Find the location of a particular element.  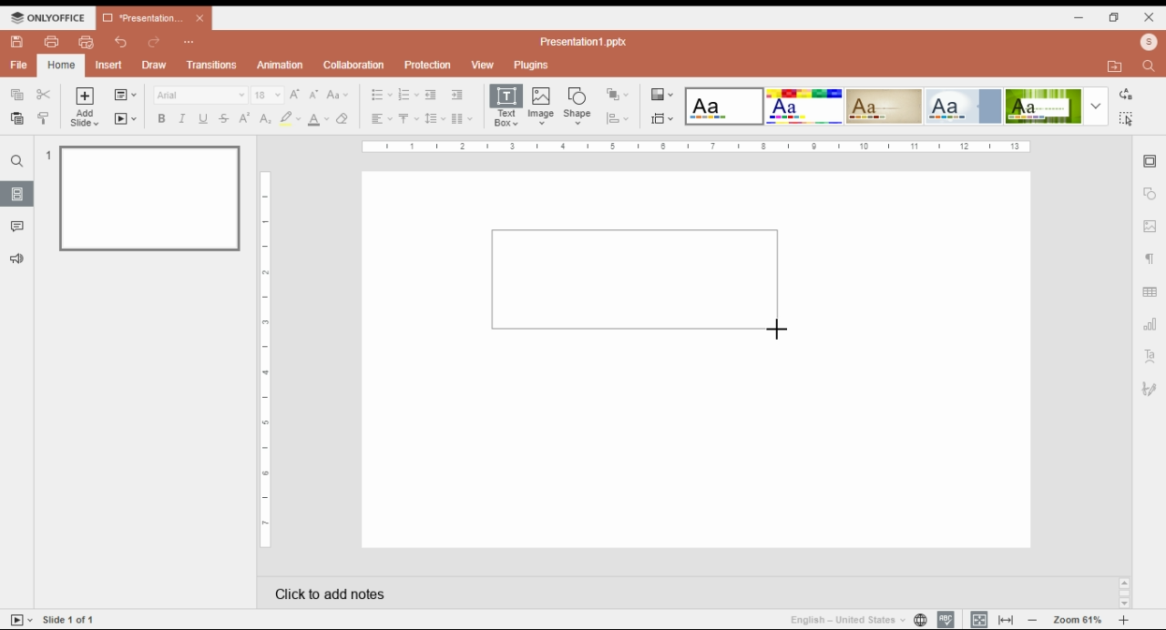

horizontal alignment is located at coordinates (380, 119).